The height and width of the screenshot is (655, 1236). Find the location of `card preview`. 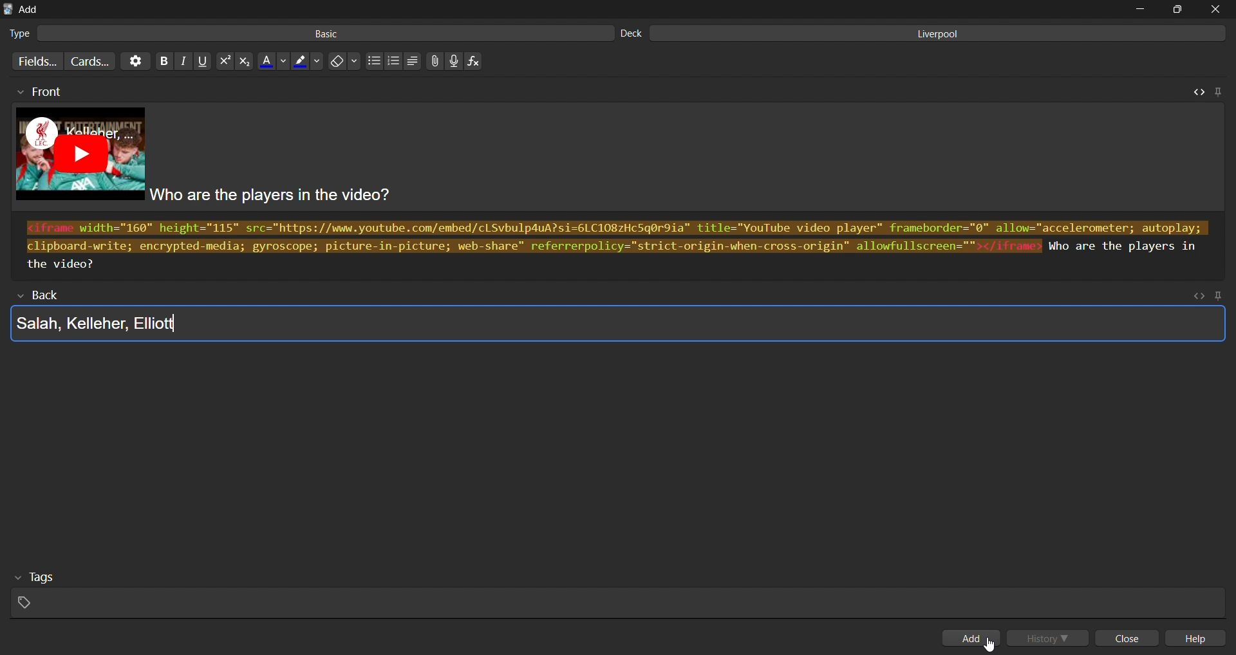

card preview is located at coordinates (621, 159).